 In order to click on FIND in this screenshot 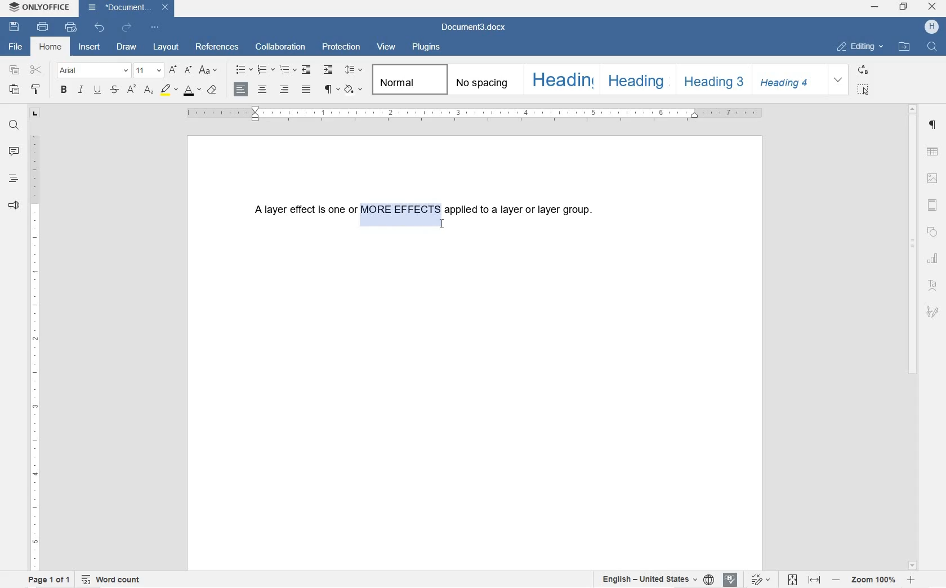, I will do `click(931, 46)`.